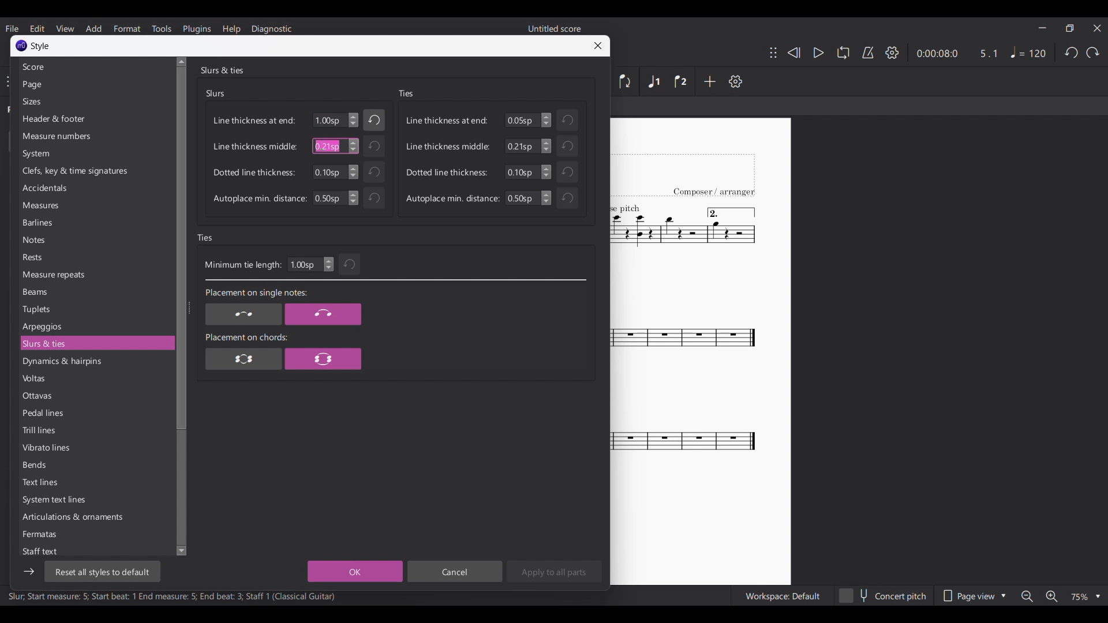 The image size is (1108, 623). Describe the element at coordinates (255, 294) in the screenshot. I see `Placement on single note` at that location.